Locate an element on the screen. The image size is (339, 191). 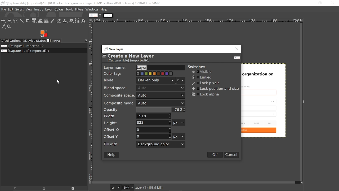
image is located at coordinates (39, 9).